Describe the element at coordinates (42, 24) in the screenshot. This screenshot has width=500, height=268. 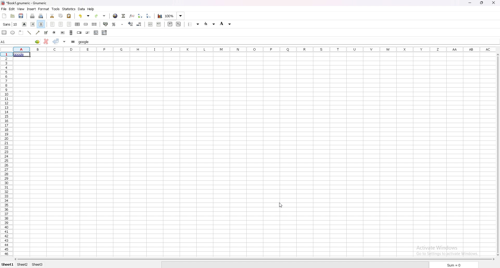
I see `underline` at that location.